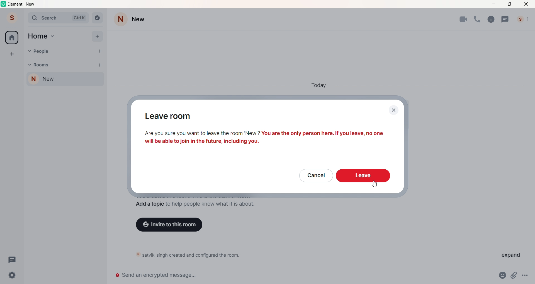 The image size is (535, 284). What do you see at coordinates (42, 51) in the screenshot?
I see `People` at bounding box center [42, 51].